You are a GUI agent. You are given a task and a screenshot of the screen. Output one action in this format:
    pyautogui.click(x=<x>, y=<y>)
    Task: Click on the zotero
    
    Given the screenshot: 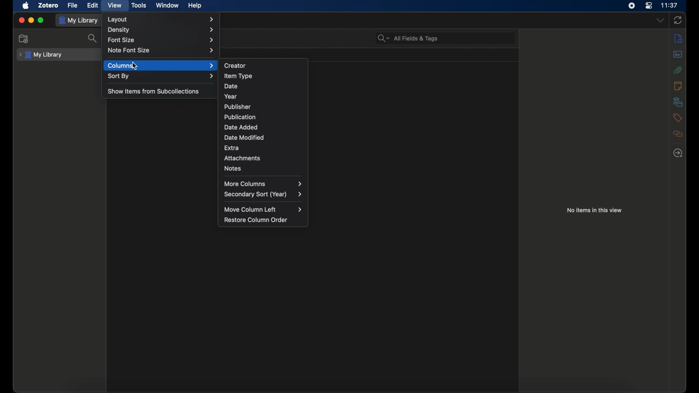 What is the action you would take?
    pyautogui.click(x=48, y=5)
    